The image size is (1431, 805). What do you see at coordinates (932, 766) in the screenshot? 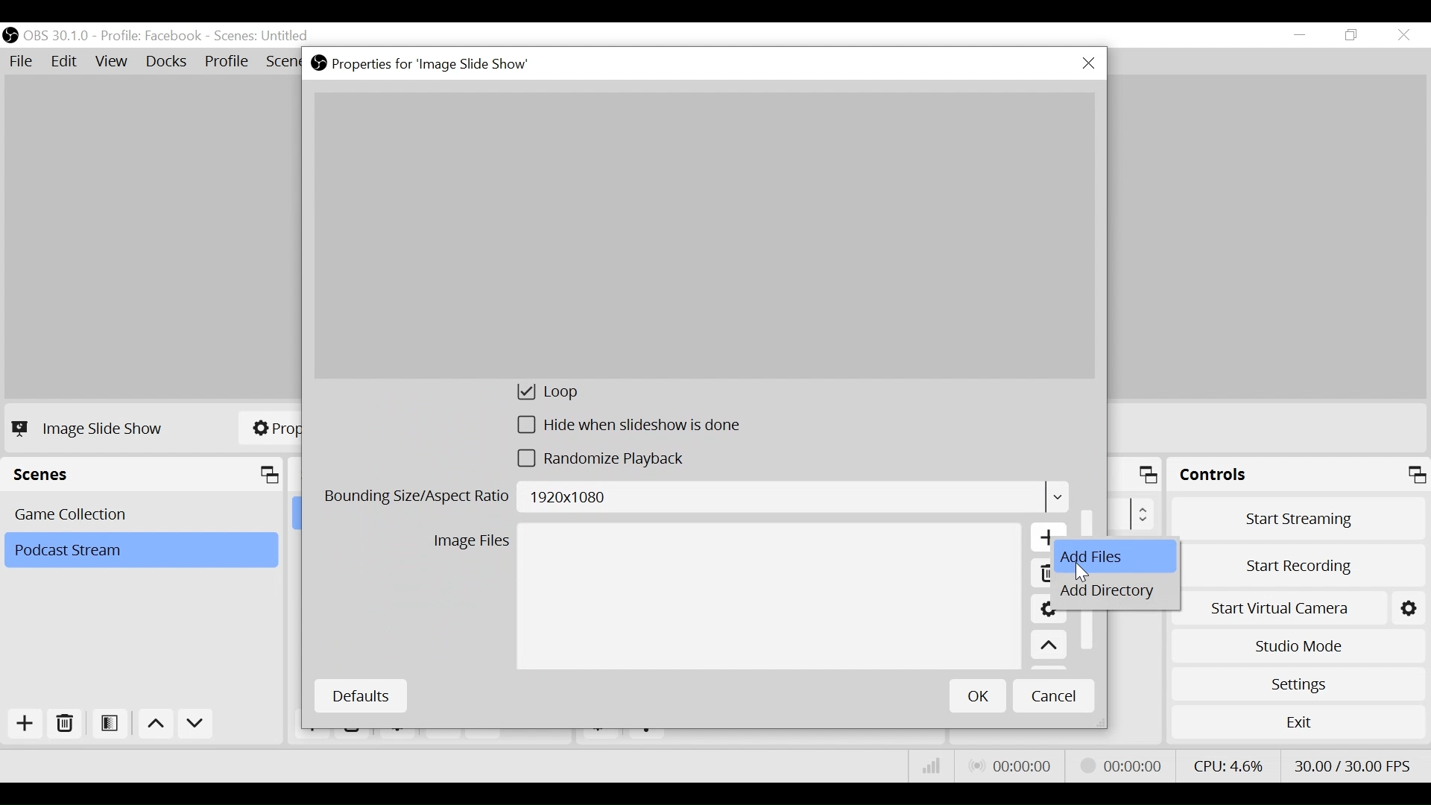
I see `Bitrate` at bounding box center [932, 766].